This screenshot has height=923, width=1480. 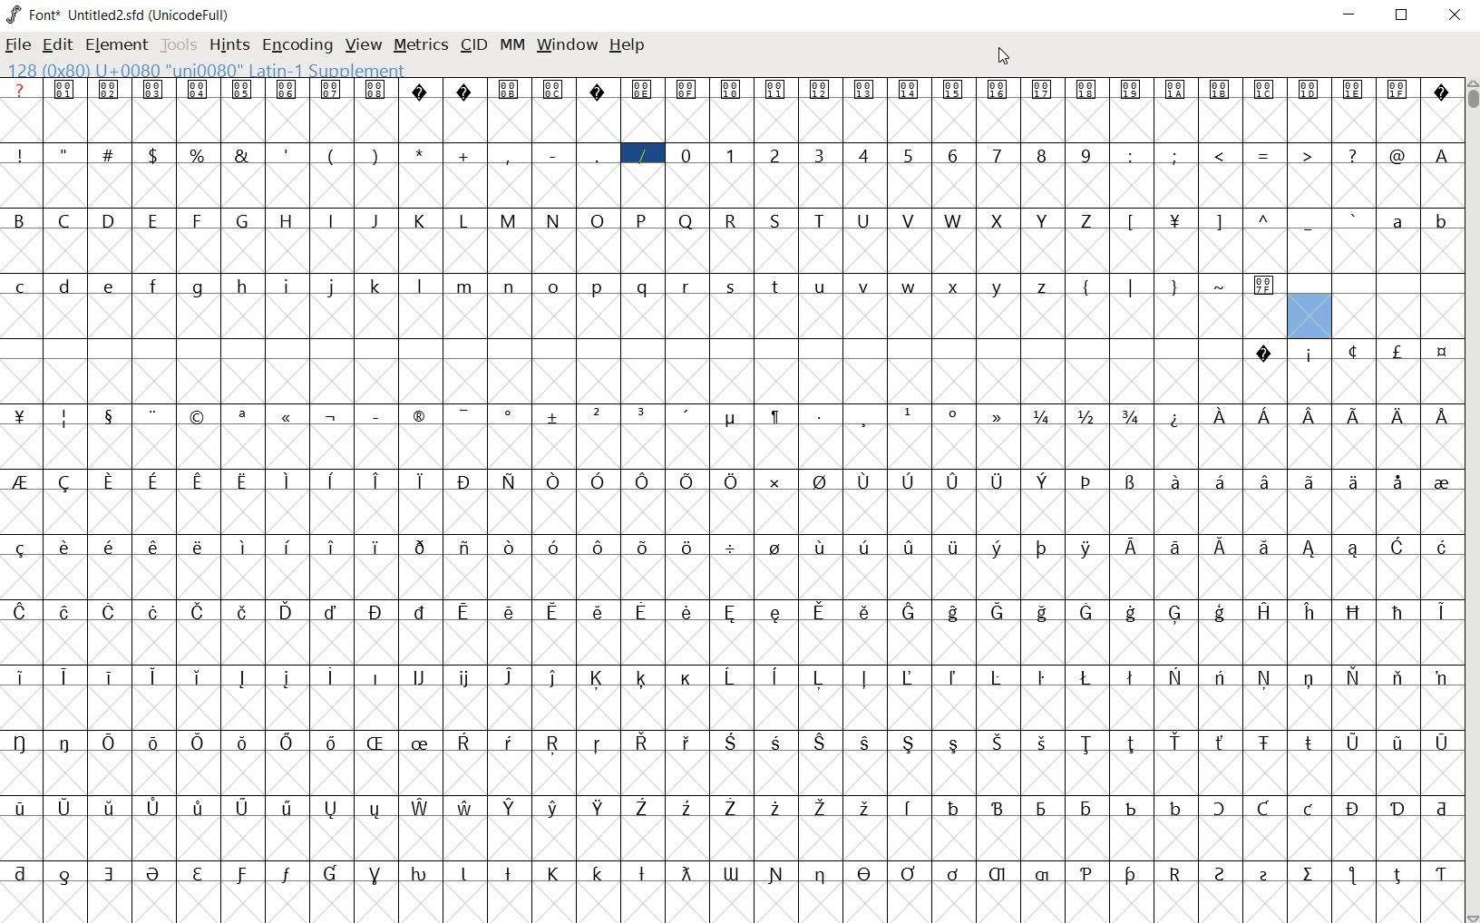 What do you see at coordinates (179, 45) in the screenshot?
I see `TOOLS` at bounding box center [179, 45].